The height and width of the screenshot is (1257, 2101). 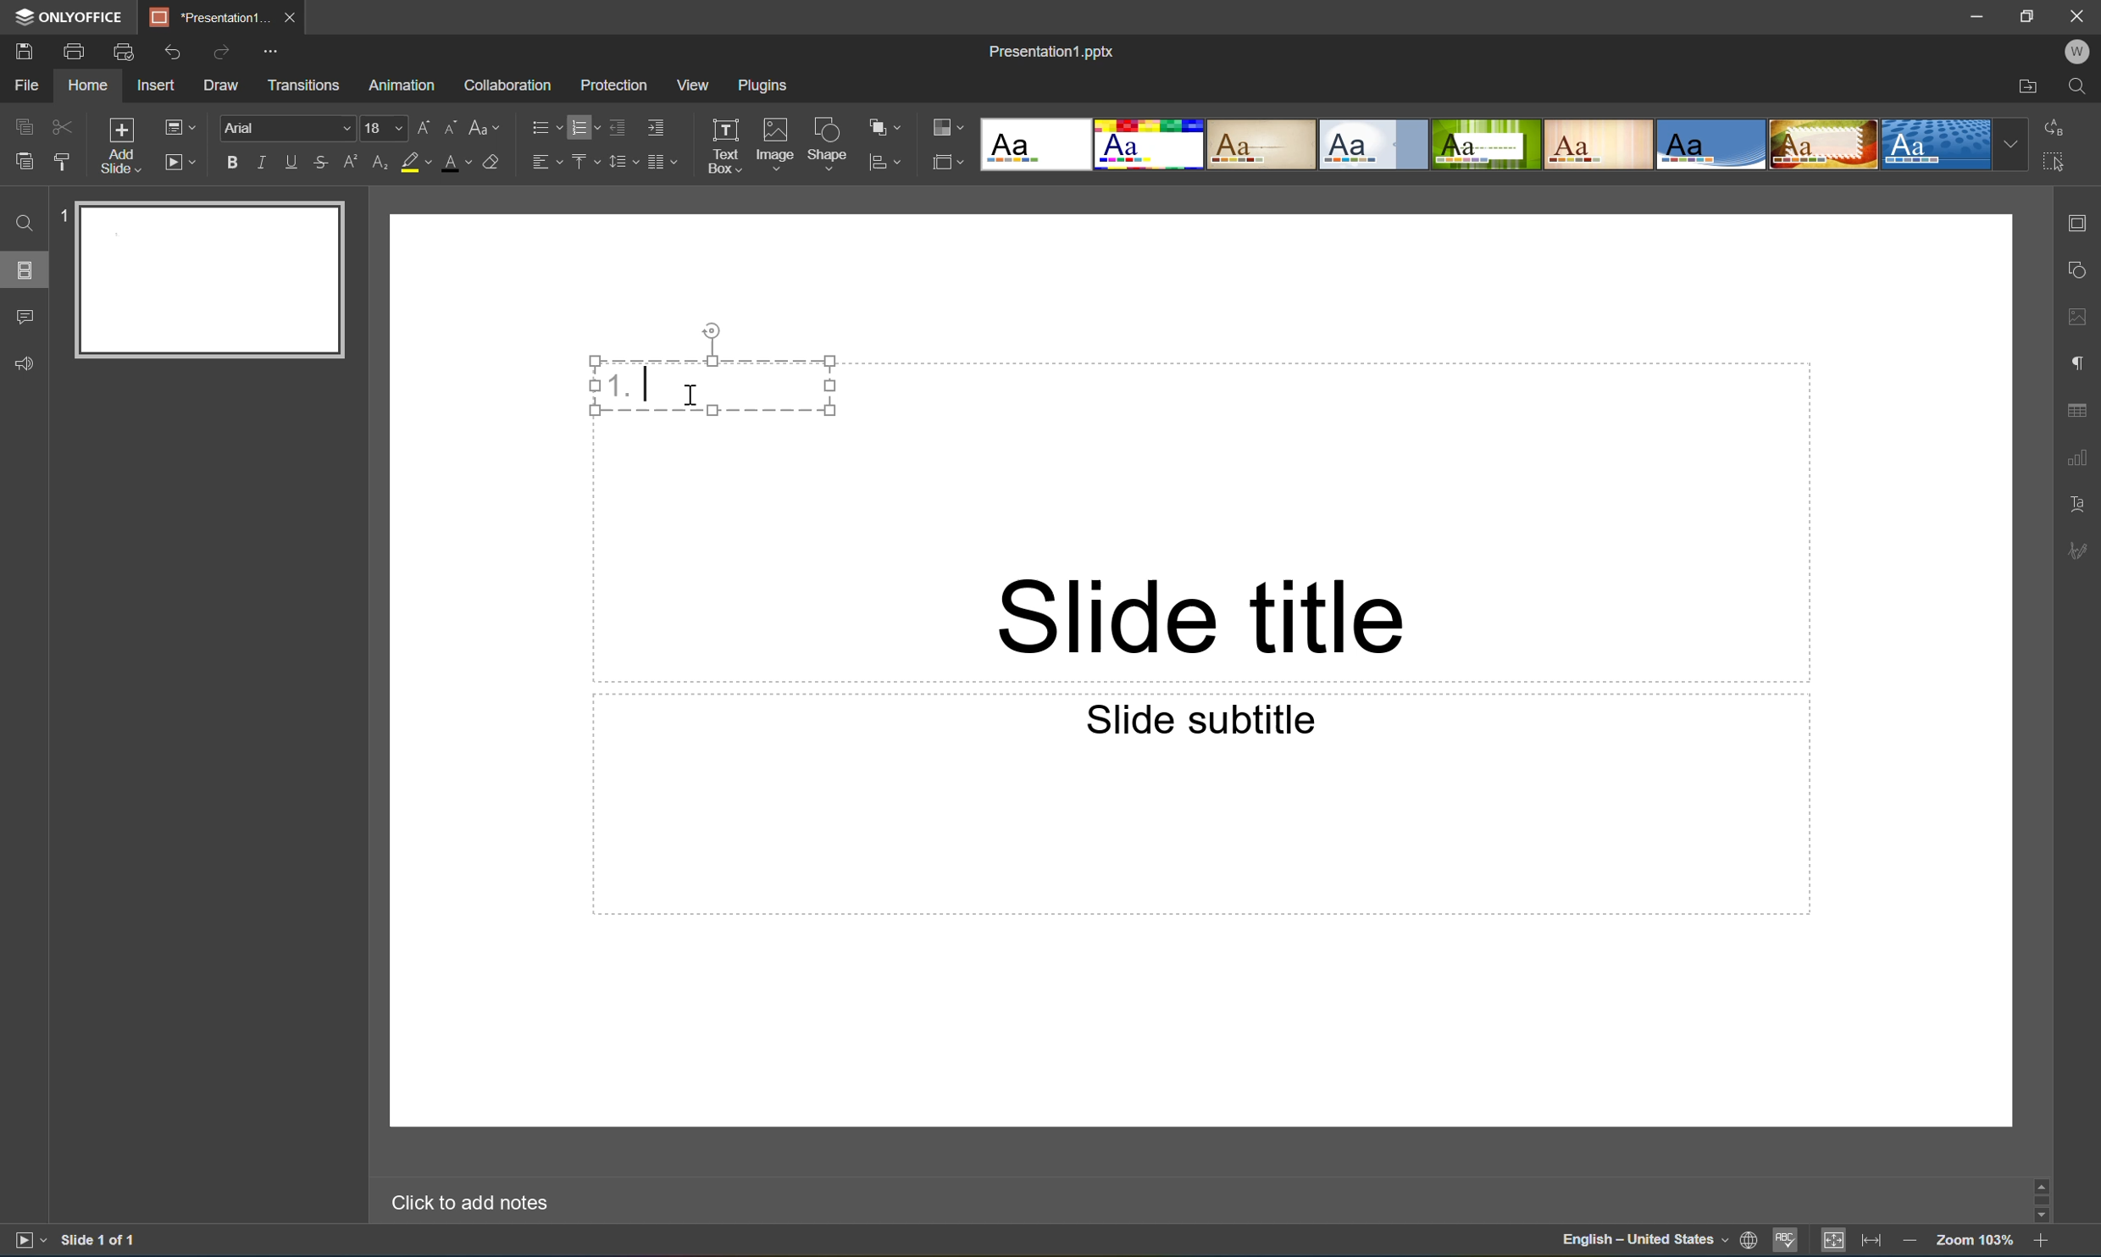 What do you see at coordinates (24, 161) in the screenshot?
I see `Paste` at bounding box center [24, 161].